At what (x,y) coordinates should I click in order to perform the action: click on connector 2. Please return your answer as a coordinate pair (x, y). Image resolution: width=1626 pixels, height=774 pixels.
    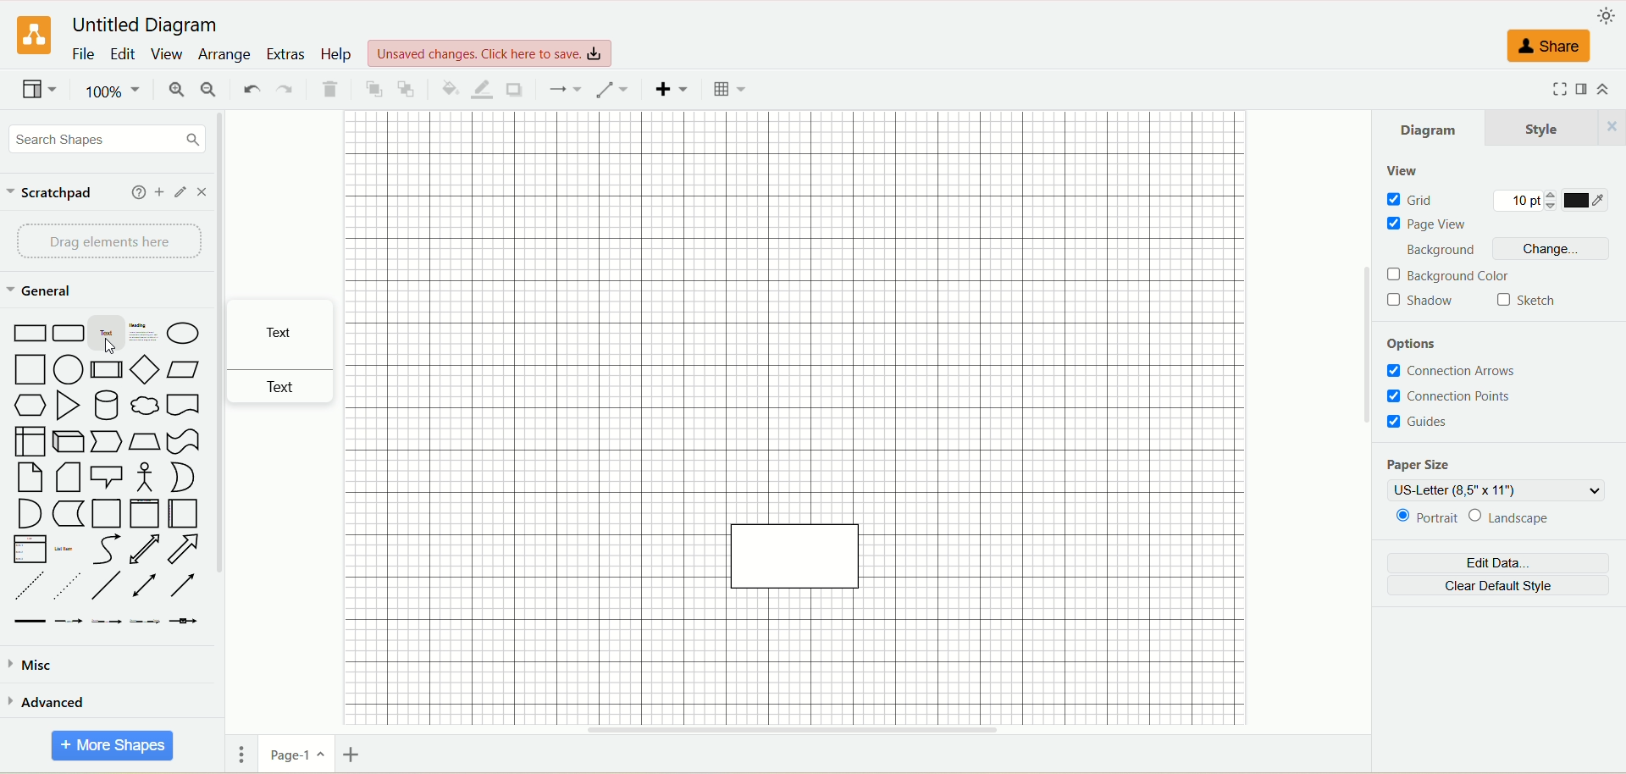
    Looking at the image, I should click on (69, 620).